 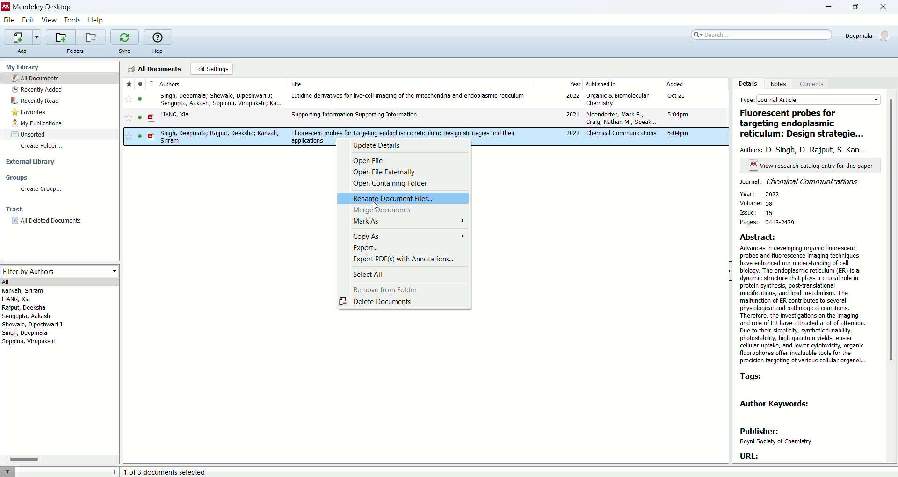 What do you see at coordinates (405, 198) in the screenshot?
I see `rename document files` at bounding box center [405, 198].